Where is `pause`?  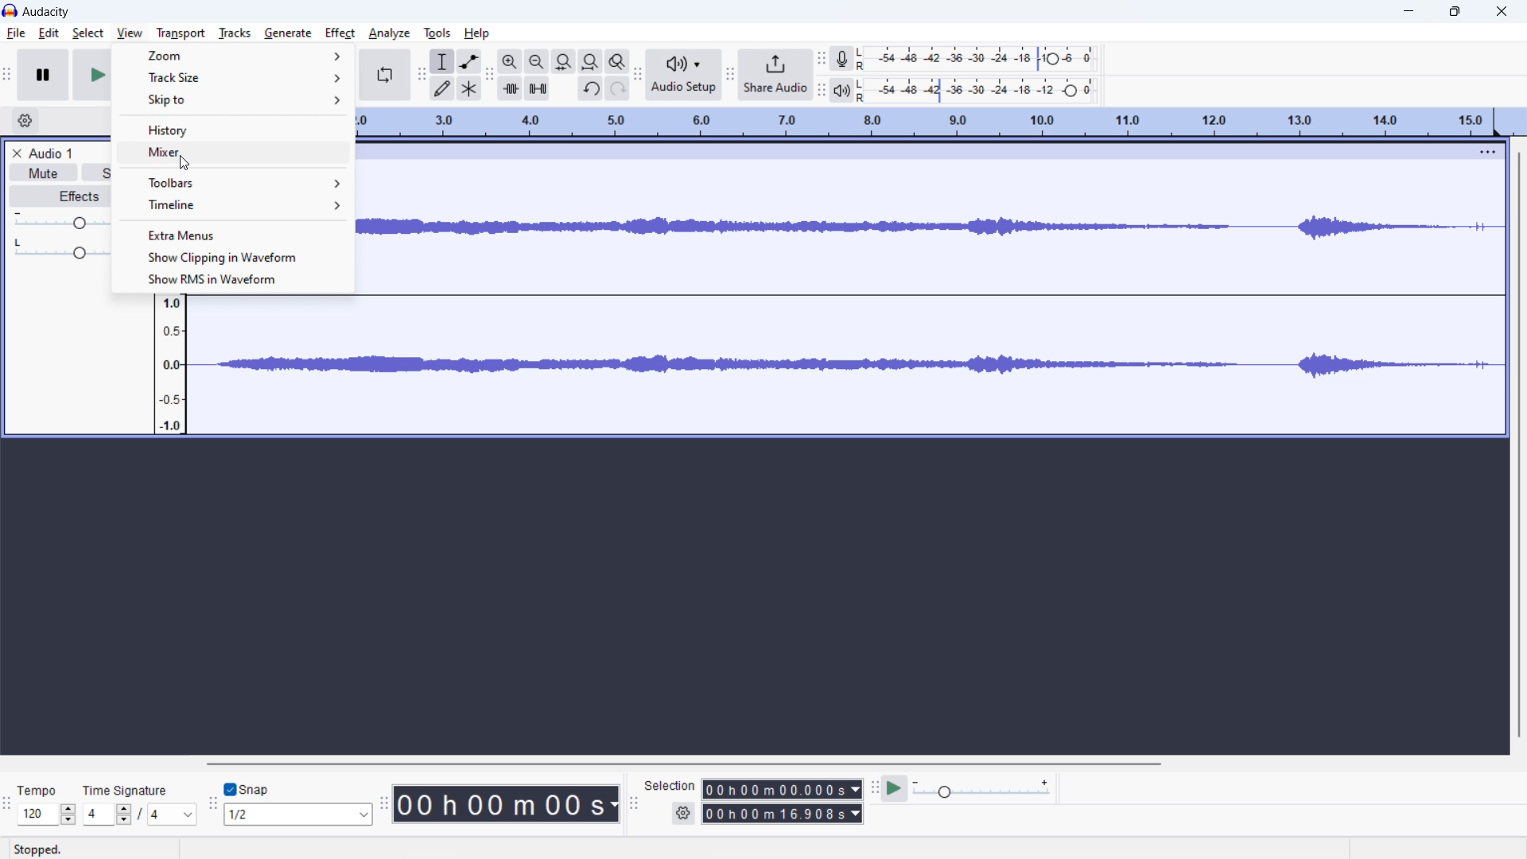 pause is located at coordinates (43, 75).